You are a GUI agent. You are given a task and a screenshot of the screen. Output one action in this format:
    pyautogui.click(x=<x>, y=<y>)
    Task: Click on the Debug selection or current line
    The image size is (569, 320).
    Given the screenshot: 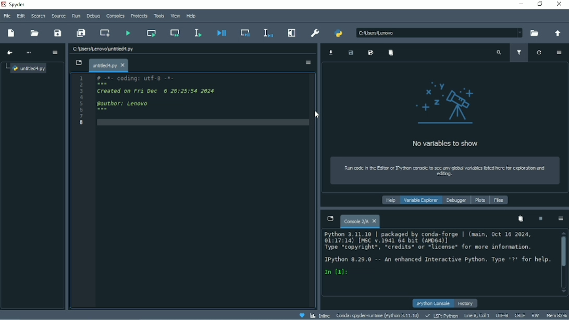 What is the action you would take?
    pyautogui.click(x=268, y=33)
    